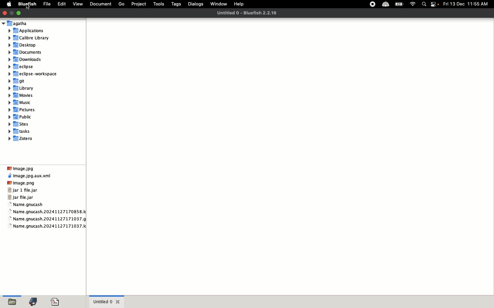  Describe the element at coordinates (196, 4) in the screenshot. I see `dialogs` at that location.